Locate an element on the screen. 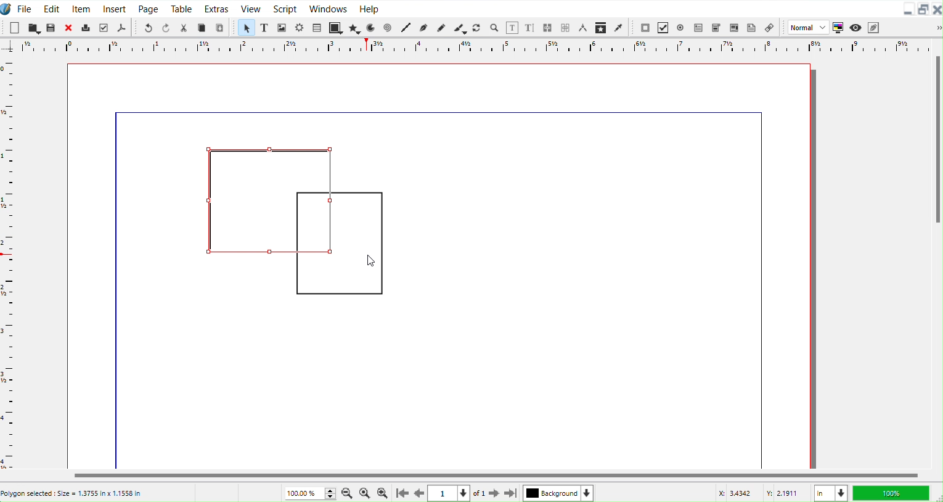 This screenshot has height=502, width=943. Image Frame is located at coordinates (282, 27).